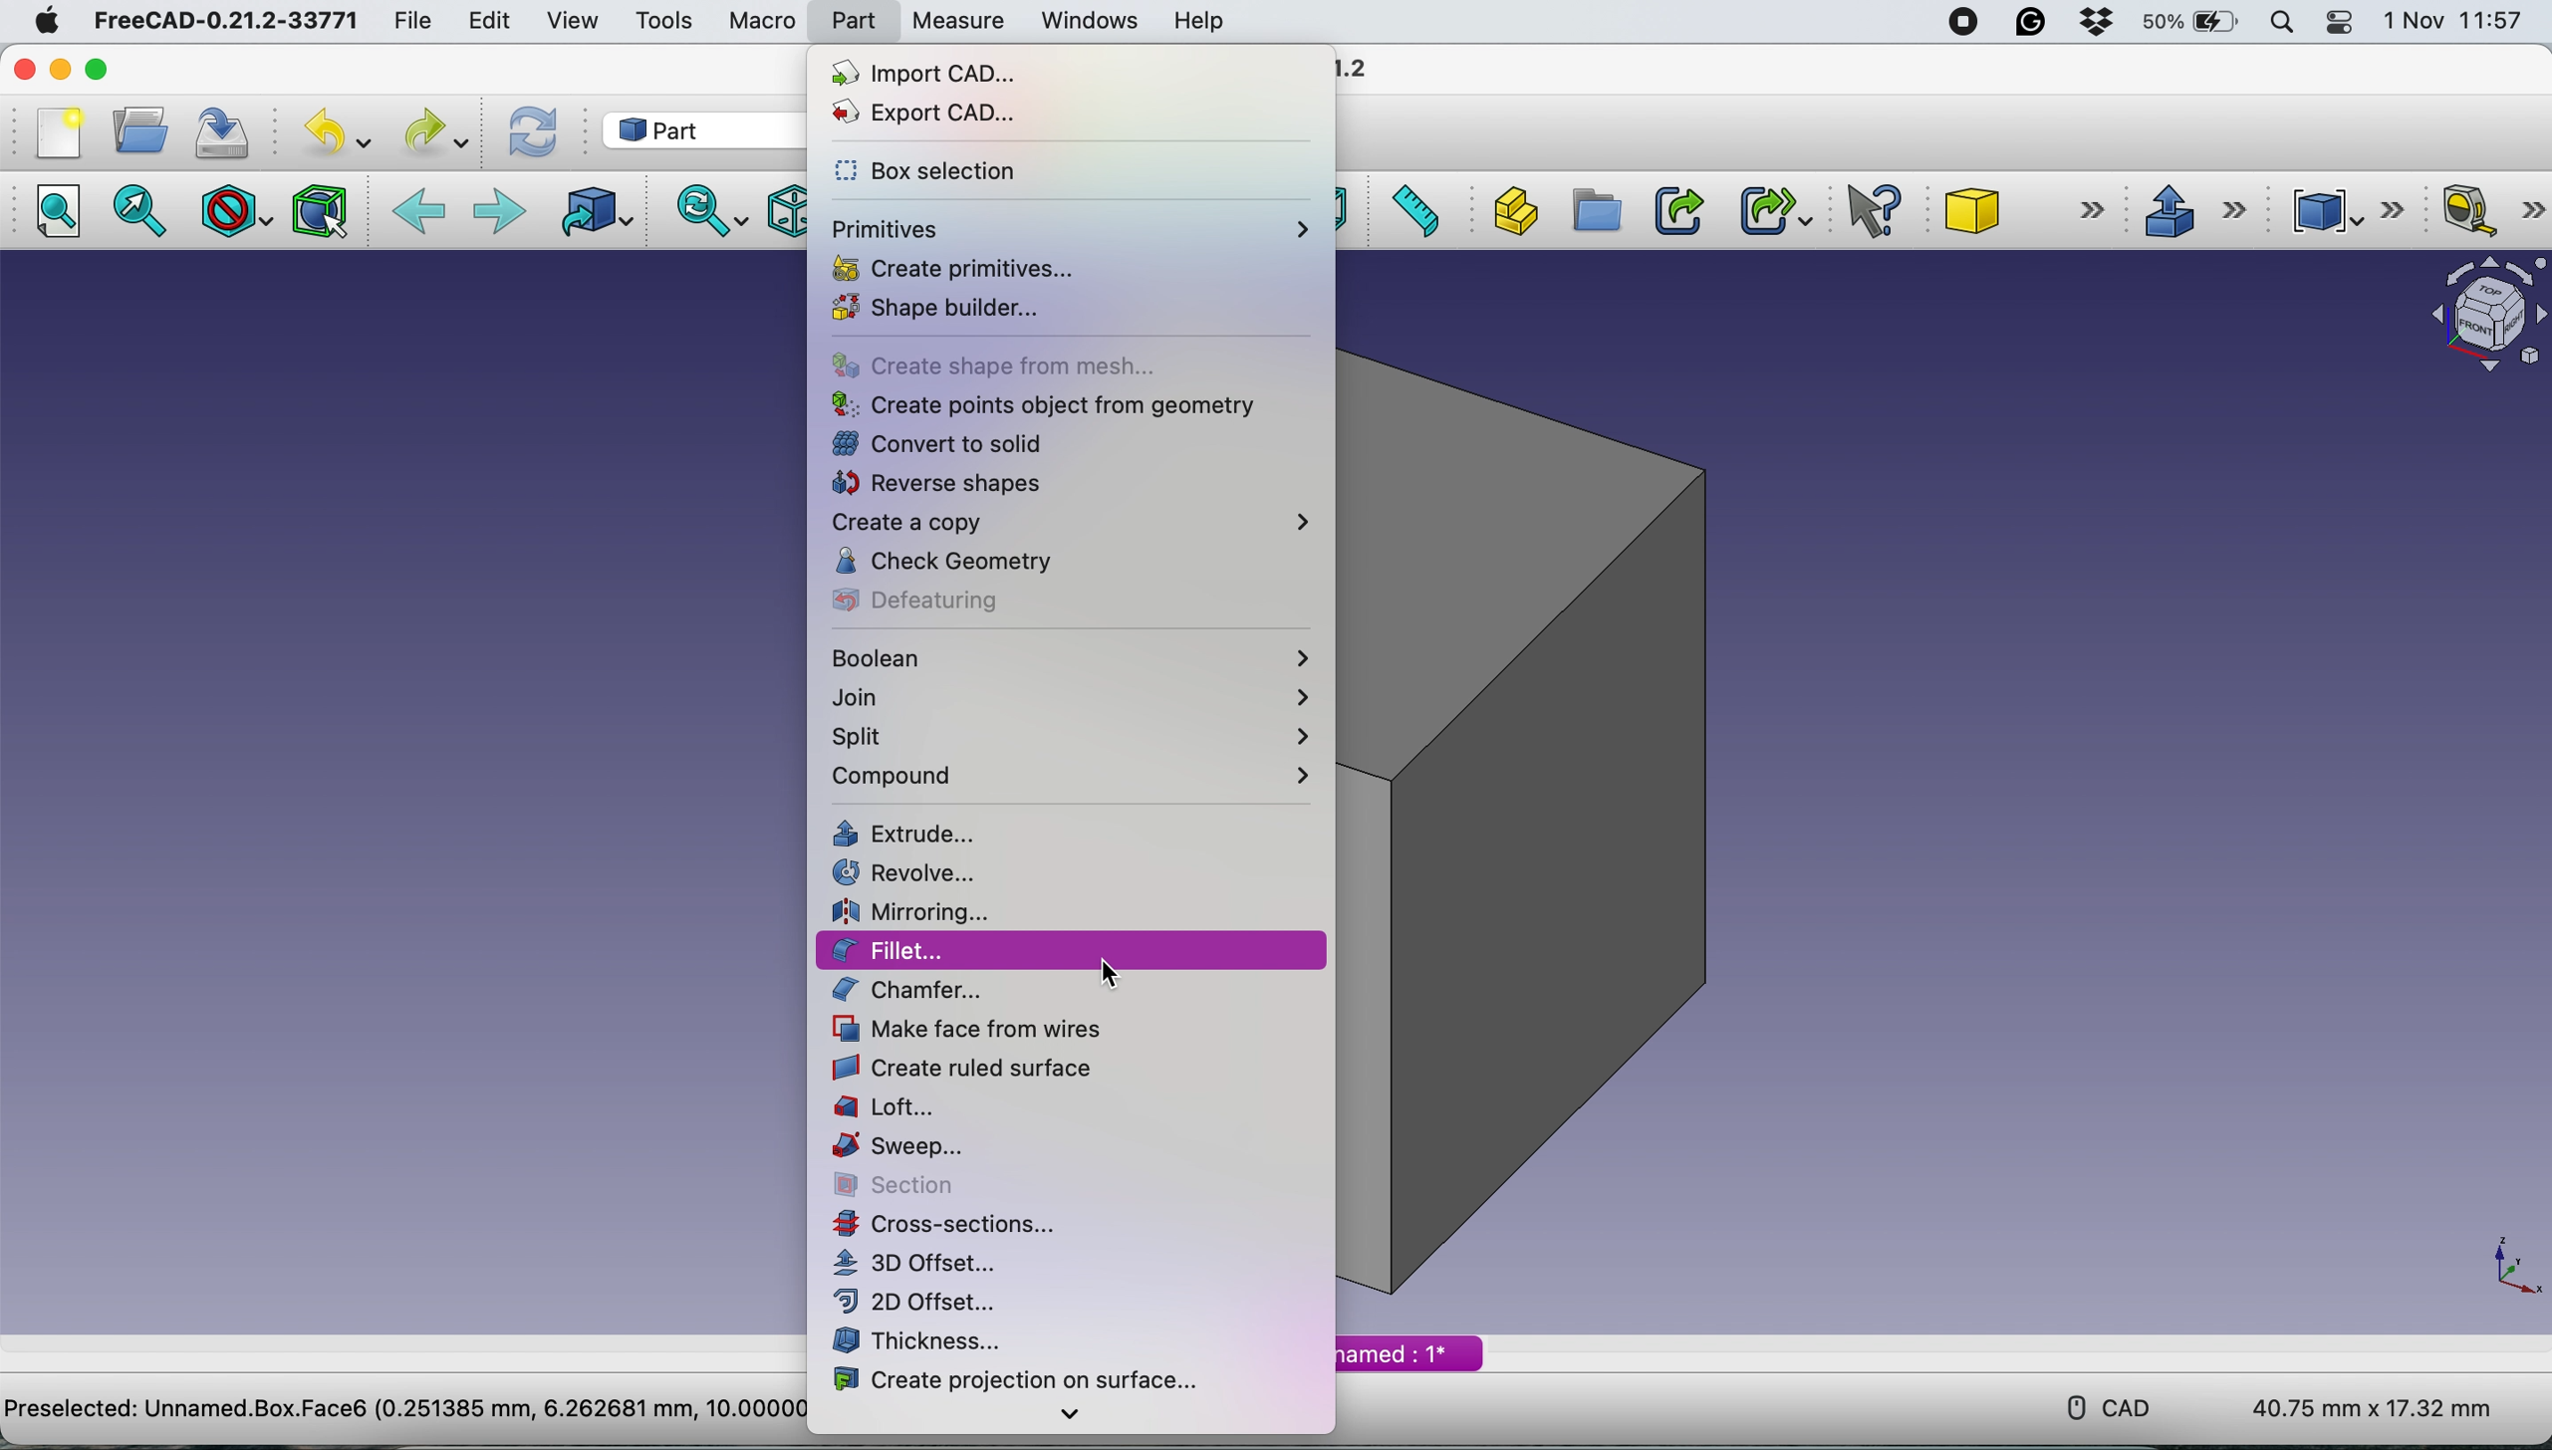 Image resolution: width=2552 pixels, height=1450 pixels. Describe the element at coordinates (1020, 1379) in the screenshot. I see `create projection on surface` at that location.